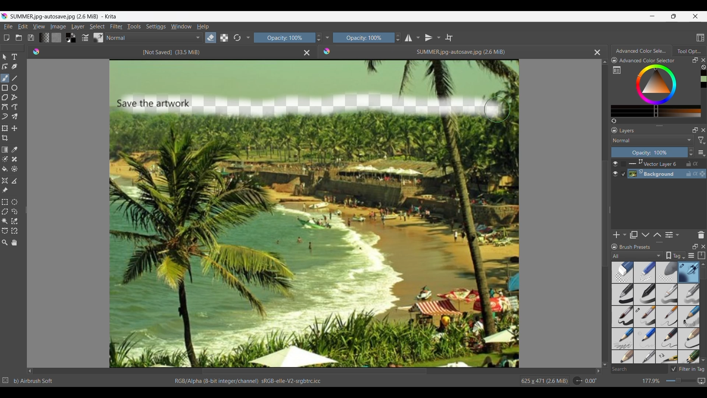 The image size is (707, 398). I want to click on Window, so click(181, 27).